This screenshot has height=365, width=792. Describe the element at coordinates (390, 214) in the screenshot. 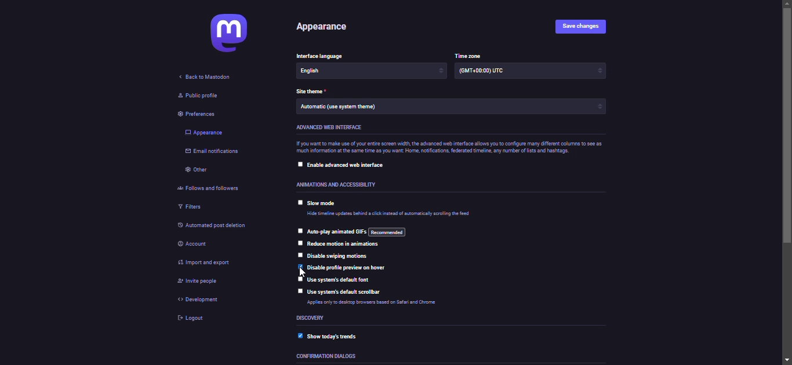

I see `info` at that location.